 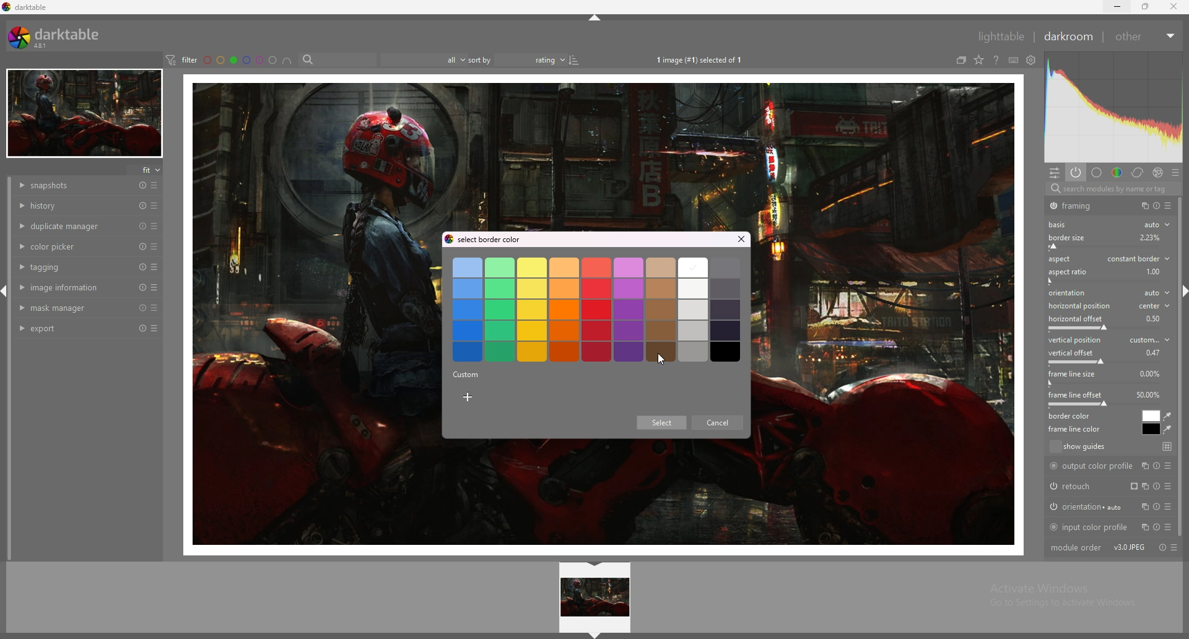 What do you see at coordinates (1156, 225) in the screenshot?
I see `auto` at bounding box center [1156, 225].